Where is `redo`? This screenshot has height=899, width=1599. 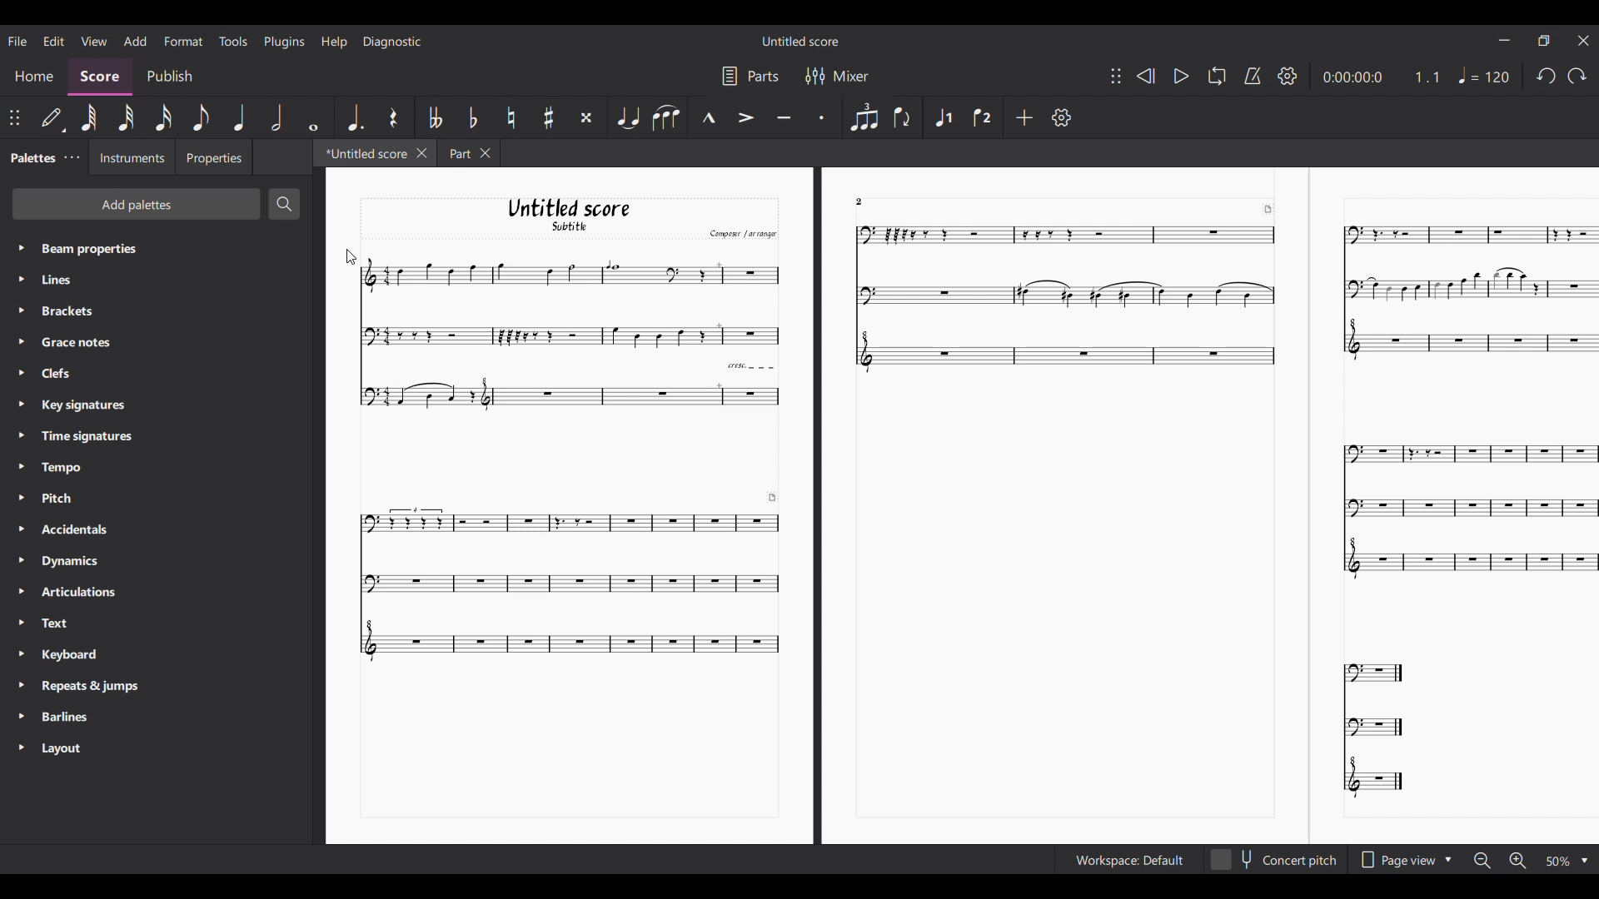 redo is located at coordinates (1544, 80).